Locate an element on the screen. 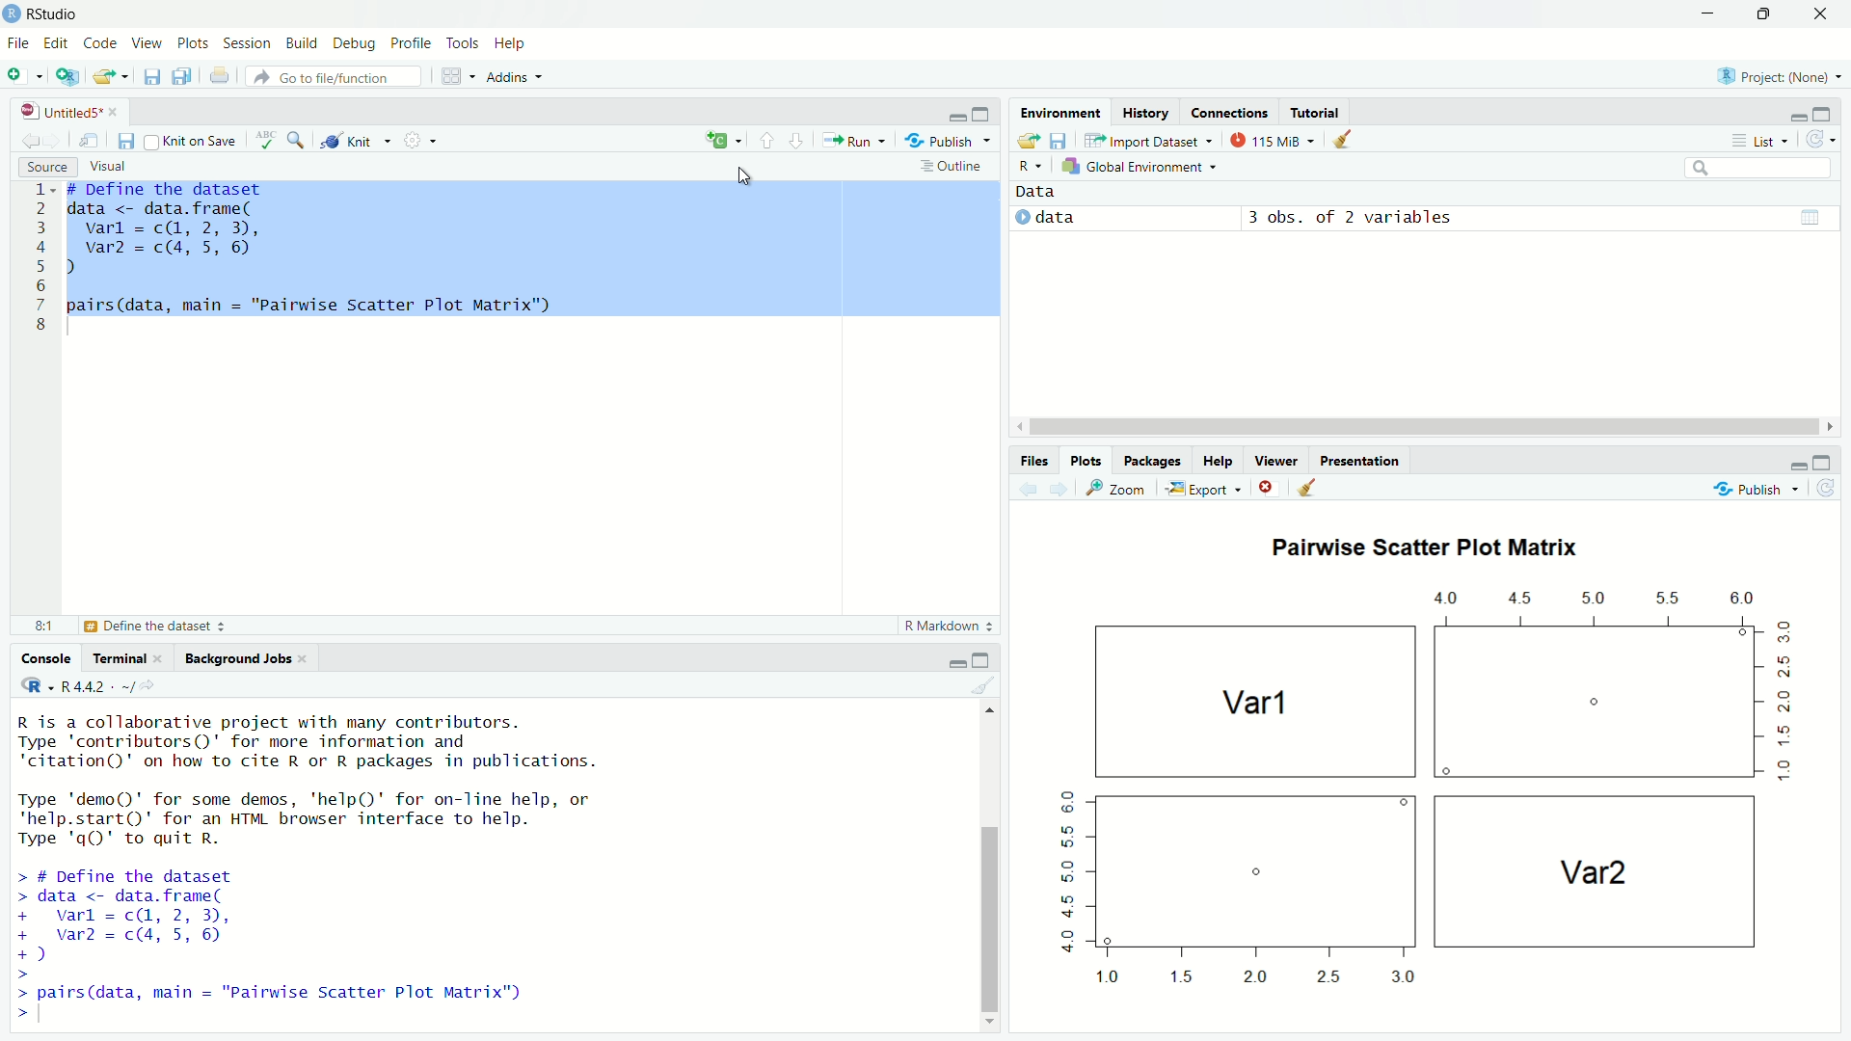  Publish is located at coordinates (1745, 488).